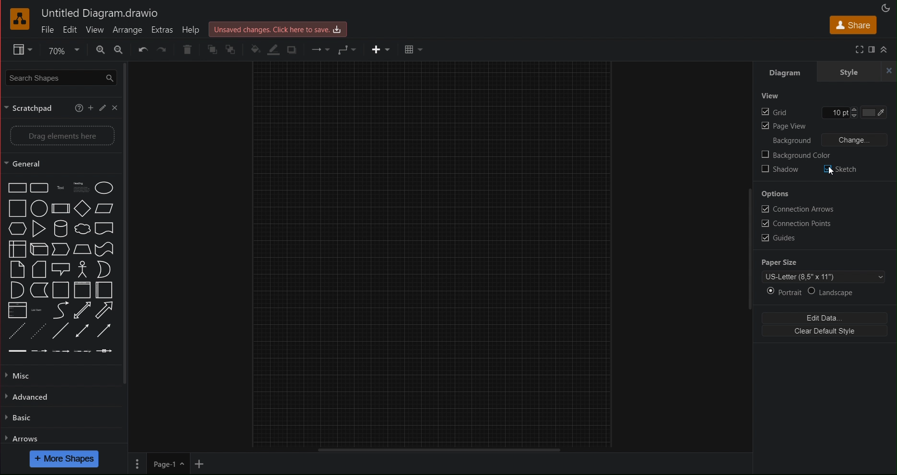  Describe the element at coordinates (783, 168) in the screenshot. I see `Shadow` at that location.